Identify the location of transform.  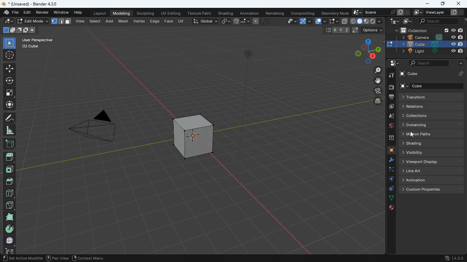
(432, 97).